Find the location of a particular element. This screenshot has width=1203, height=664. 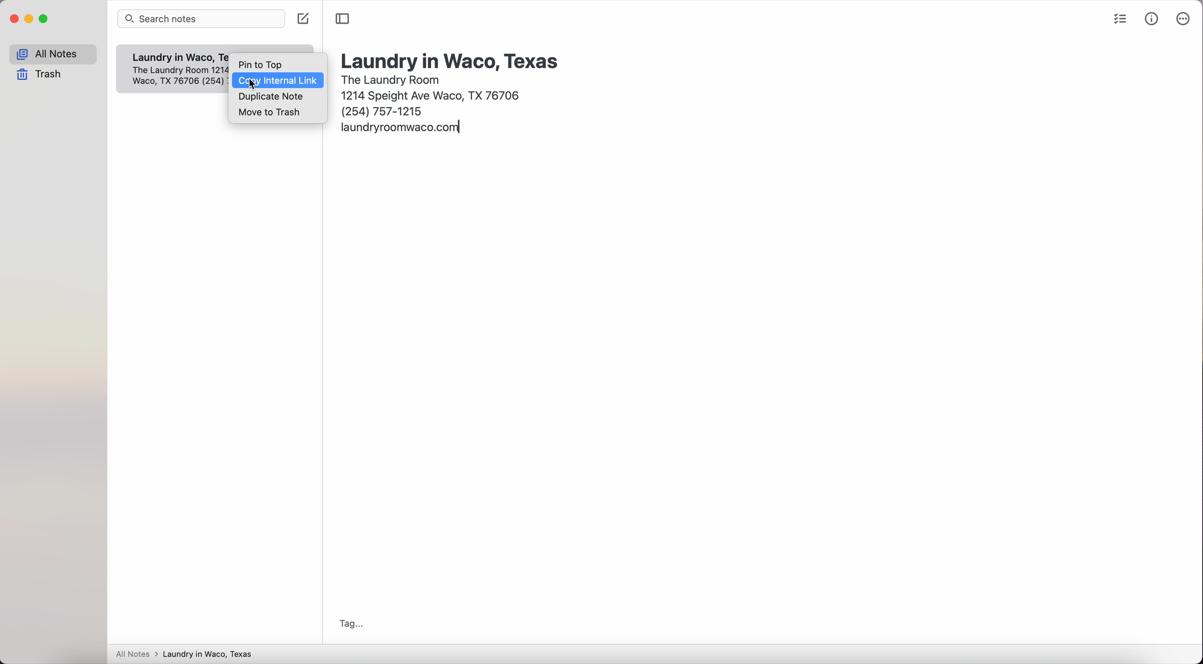

search bar is located at coordinates (203, 20).